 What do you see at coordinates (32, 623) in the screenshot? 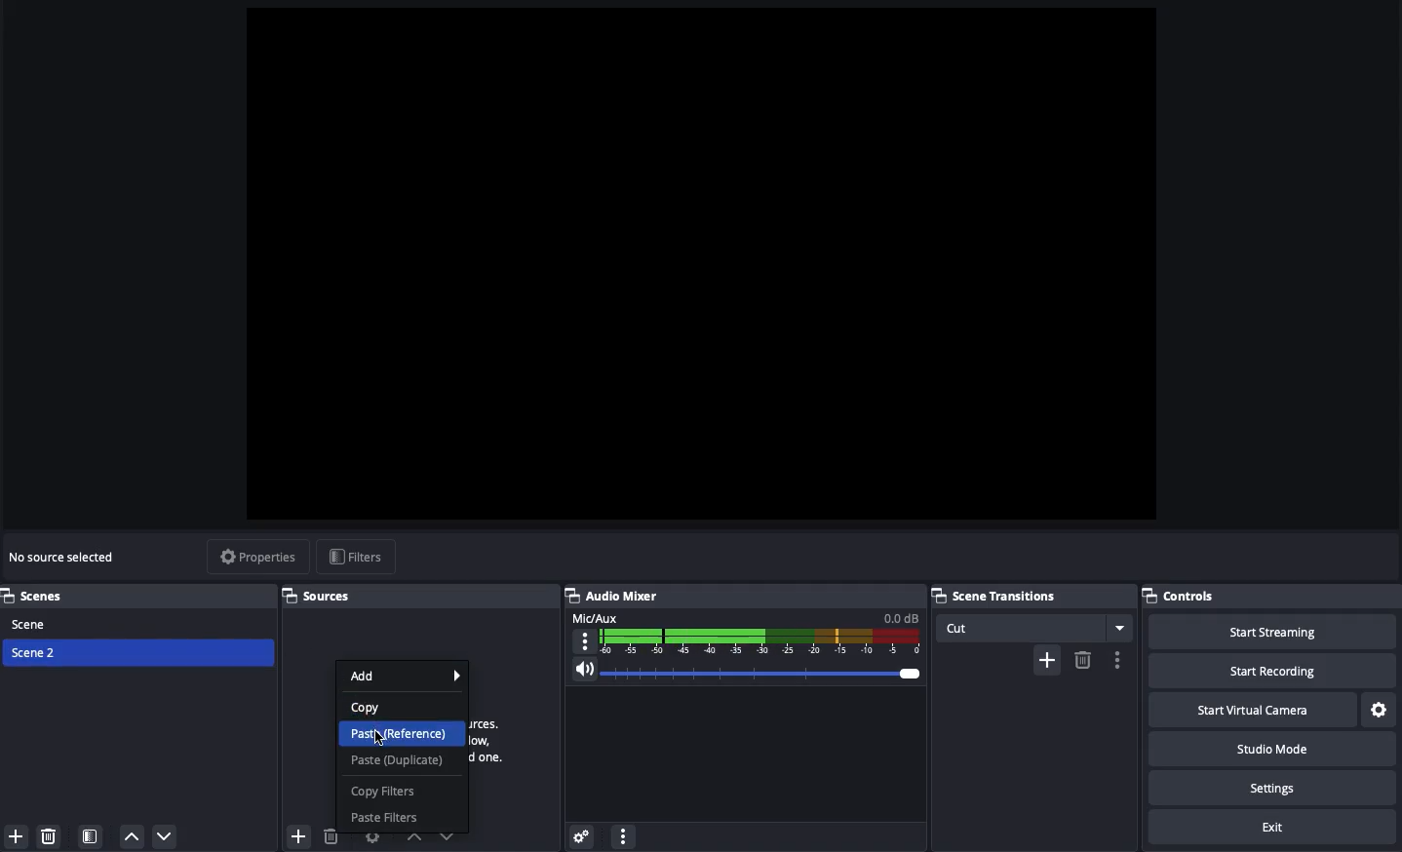
I see `Scene 1` at bounding box center [32, 623].